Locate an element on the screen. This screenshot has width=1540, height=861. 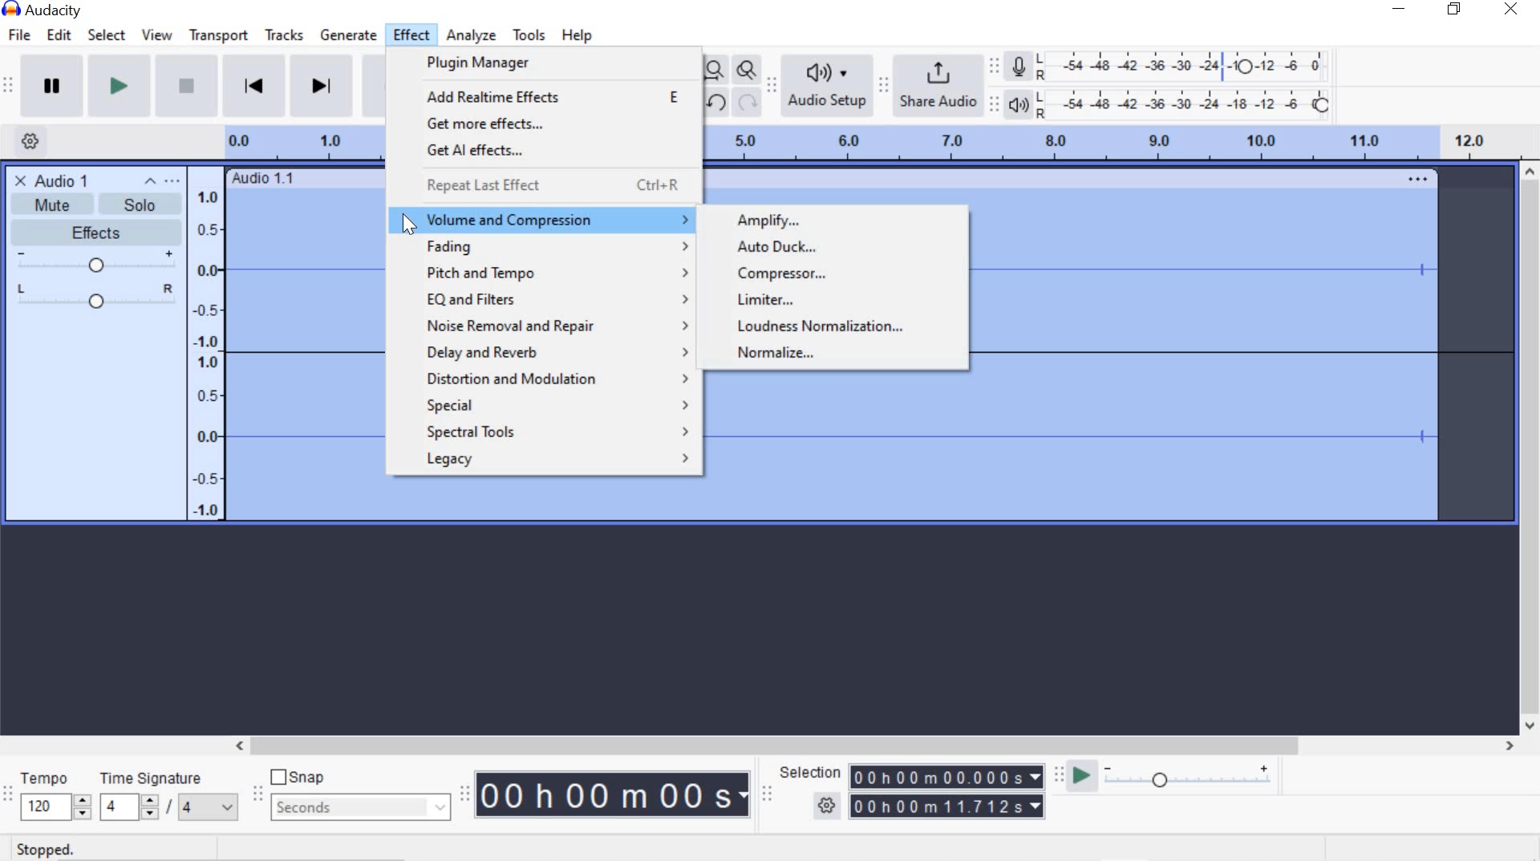
distortion and modulation is located at coordinates (561, 378).